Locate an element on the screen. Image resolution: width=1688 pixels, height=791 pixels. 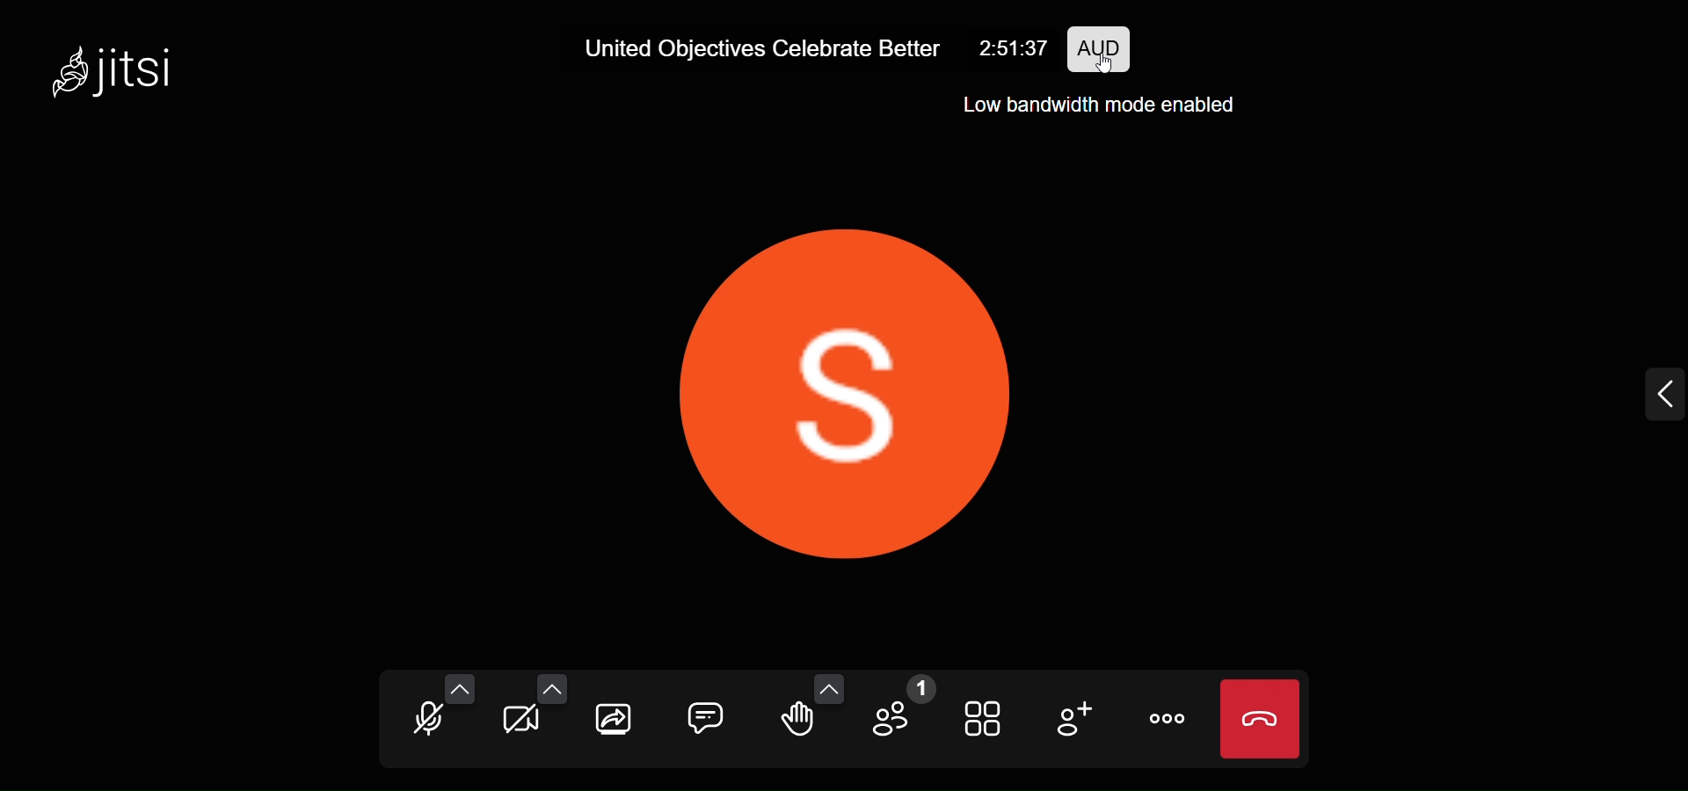
performance setting is located at coordinates (1104, 48).